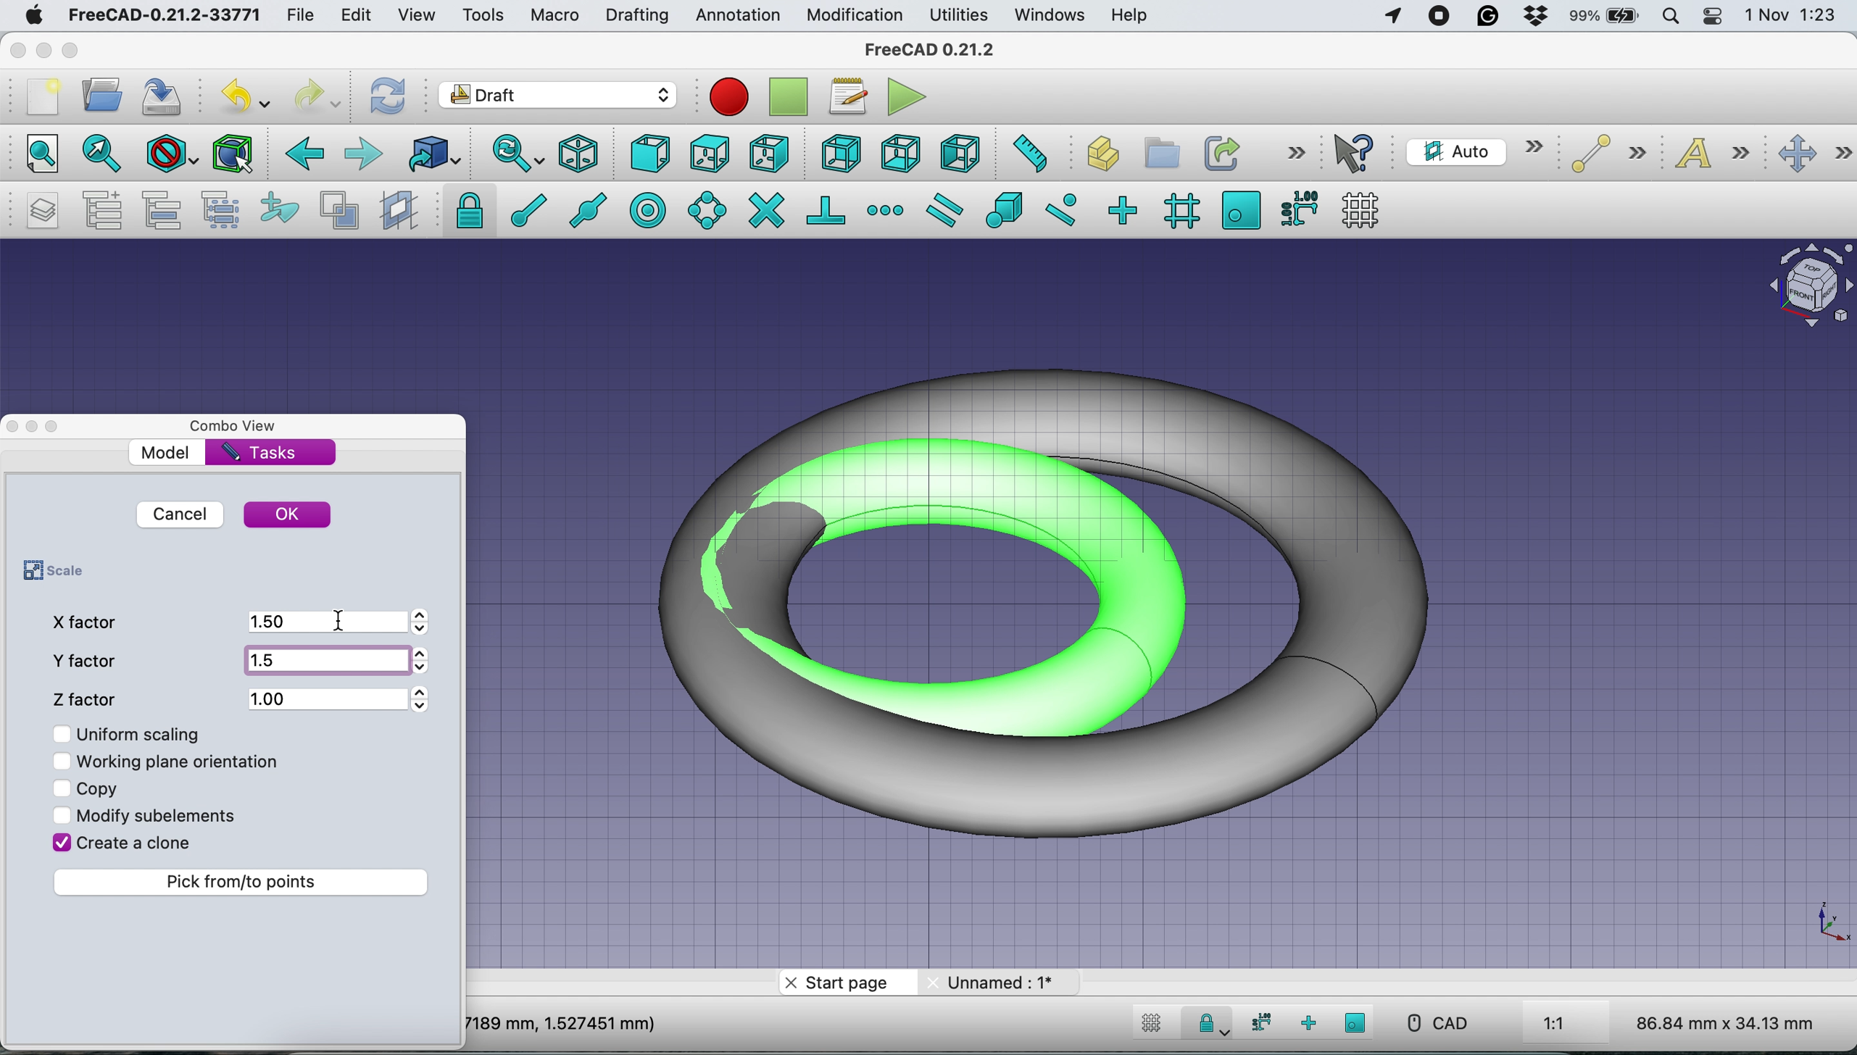 This screenshot has height=1055, width=1857. Describe the element at coordinates (557, 96) in the screenshot. I see `Switch between workbenches` at that location.